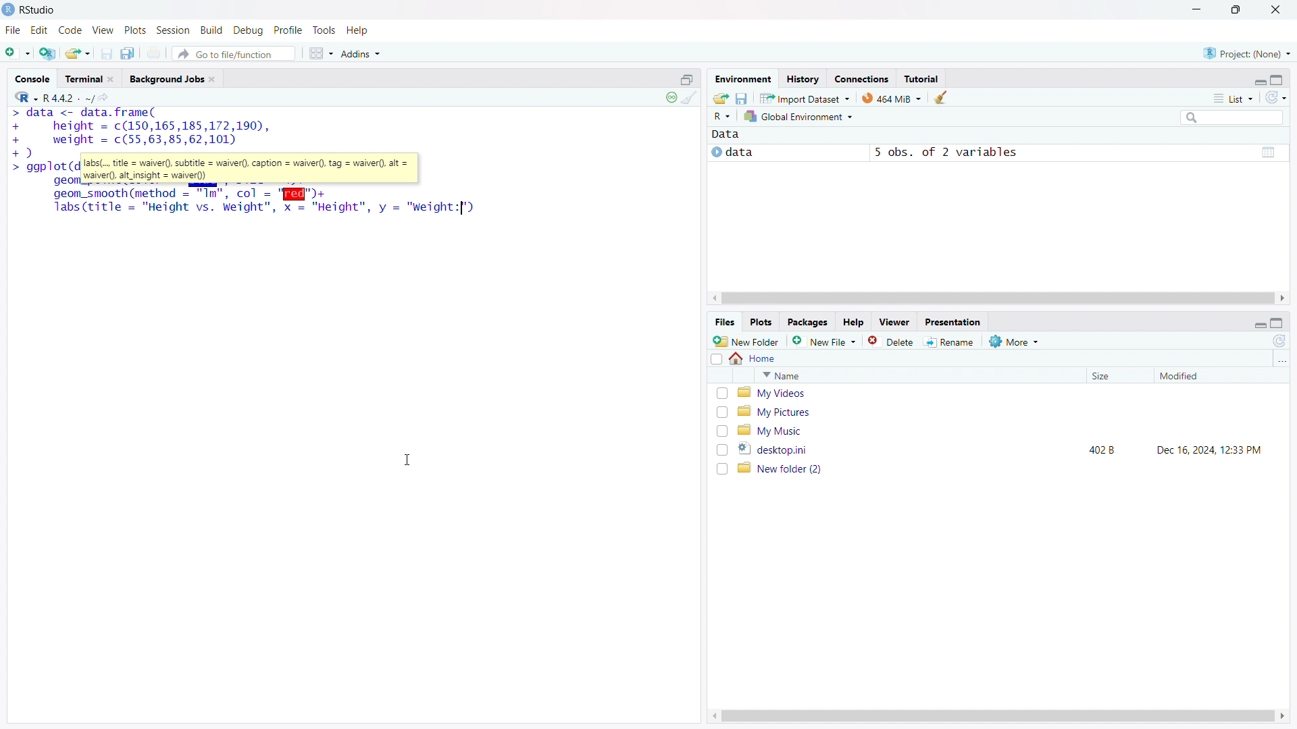 The height and width of the screenshot is (729, 1297). Describe the element at coordinates (997, 715) in the screenshot. I see `horizontal scrollbar` at that location.